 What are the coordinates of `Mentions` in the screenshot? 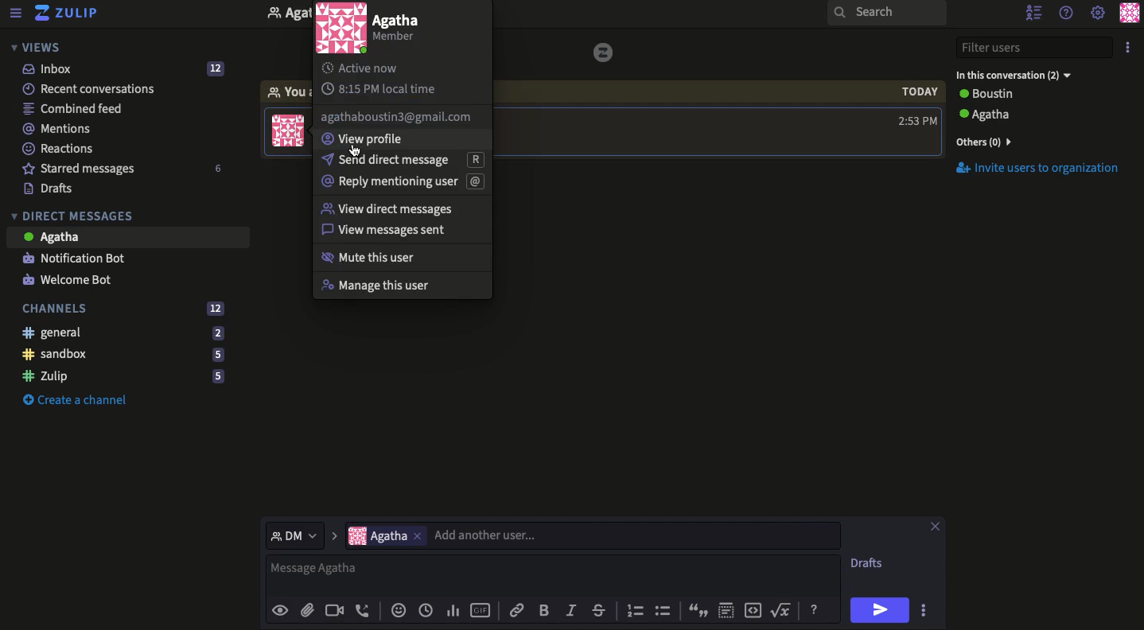 It's located at (61, 130).